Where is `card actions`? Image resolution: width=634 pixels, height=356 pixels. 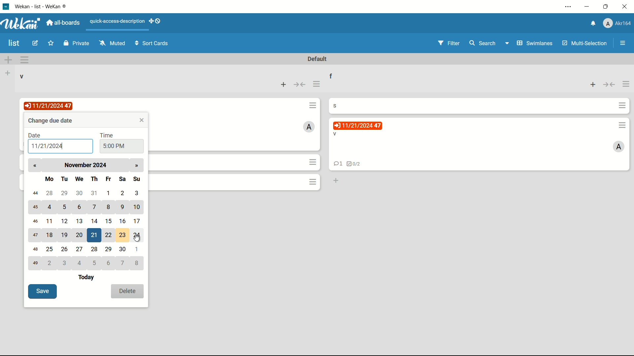 card actions is located at coordinates (313, 182).